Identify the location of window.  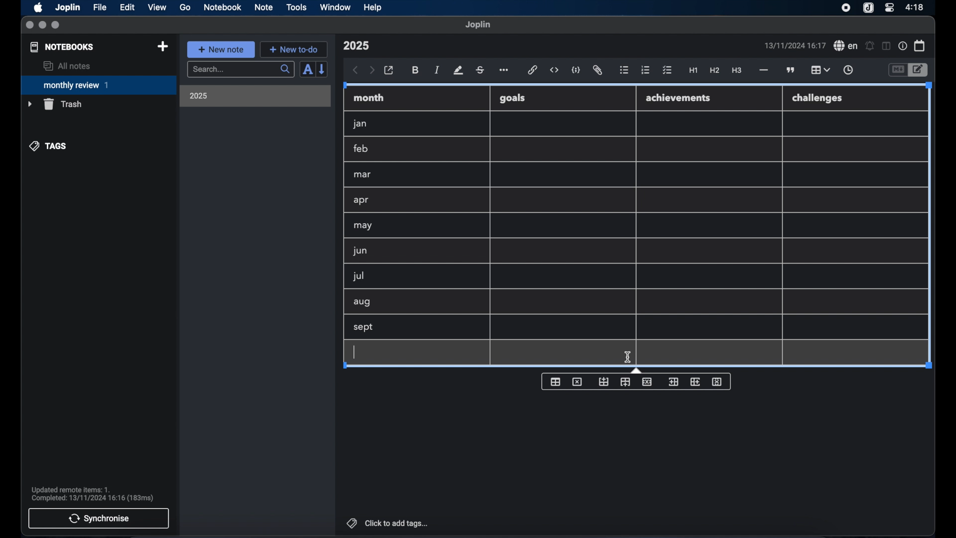
(336, 7).